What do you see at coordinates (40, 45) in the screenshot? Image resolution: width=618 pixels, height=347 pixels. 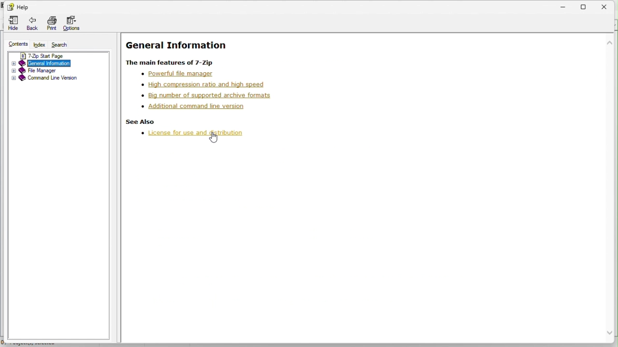 I see `index` at bounding box center [40, 45].